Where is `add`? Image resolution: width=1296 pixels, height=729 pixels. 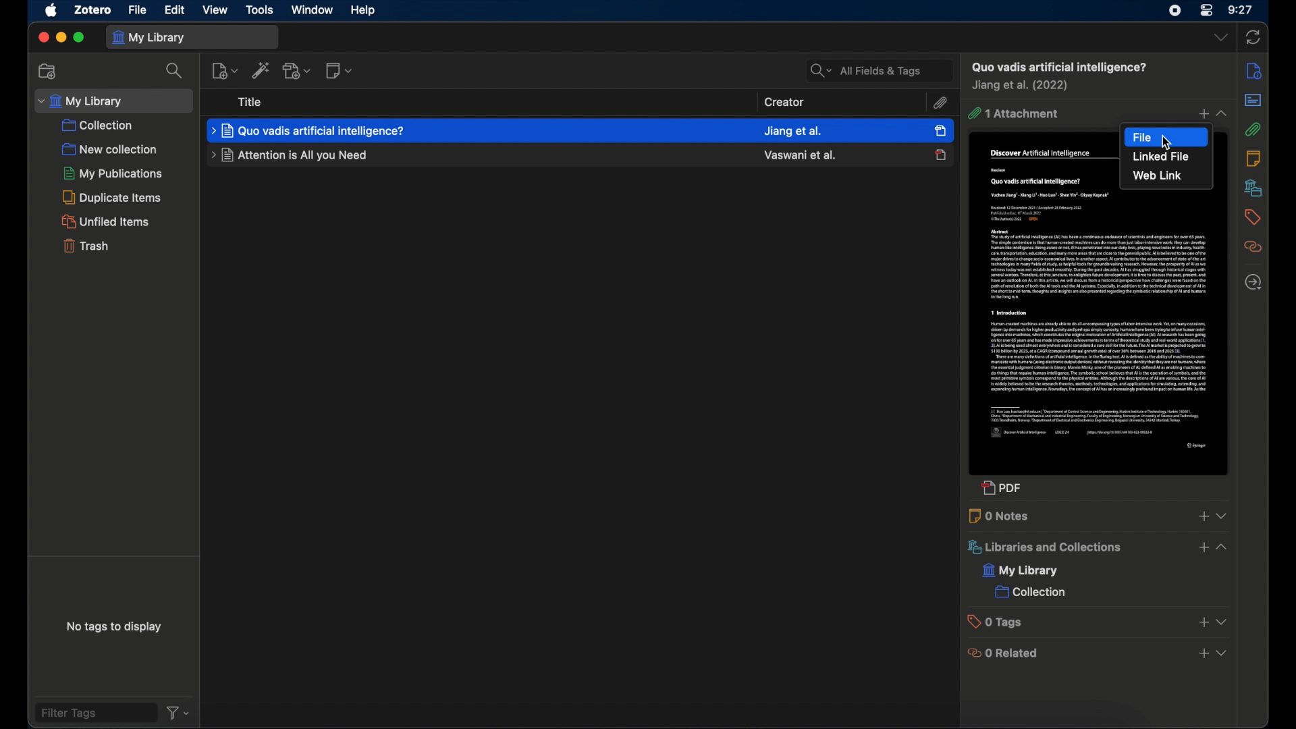
add is located at coordinates (1202, 516).